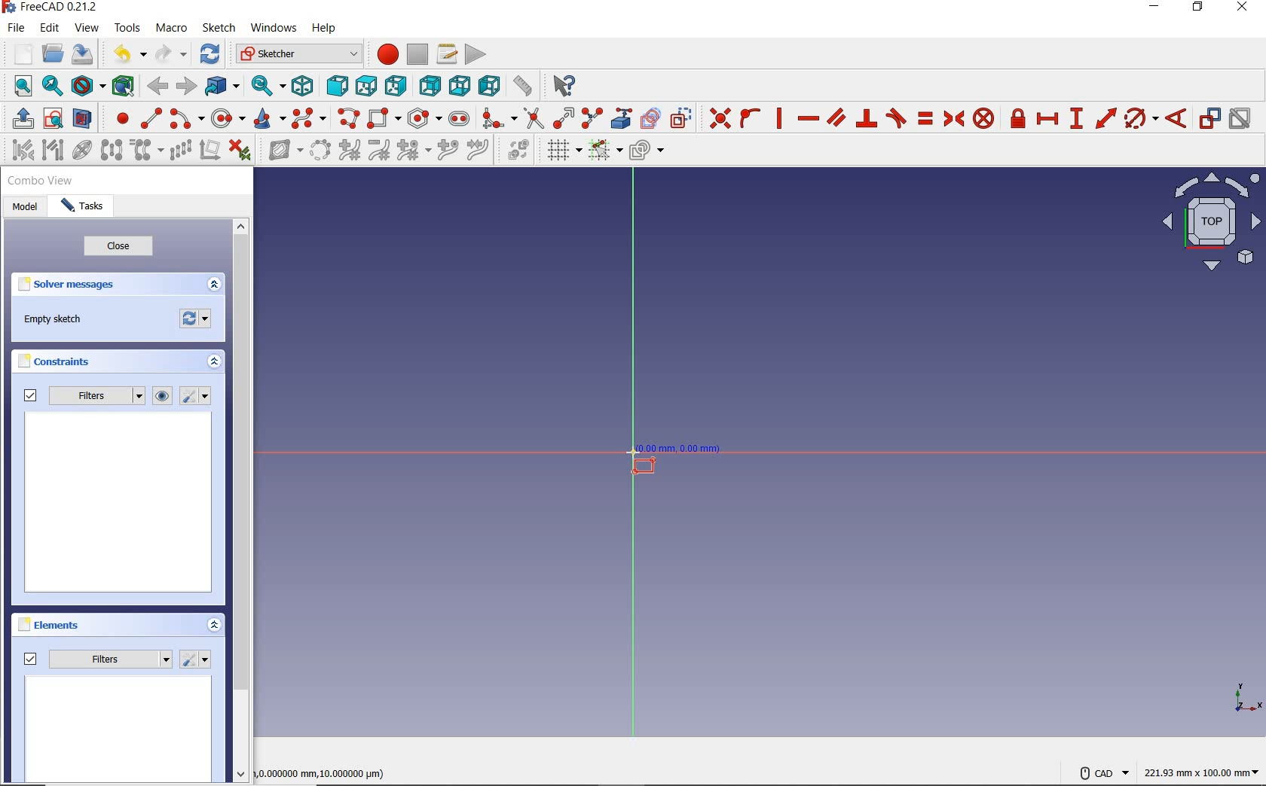 Image resolution: width=1266 pixels, height=786 pixels. I want to click on create line, so click(151, 118).